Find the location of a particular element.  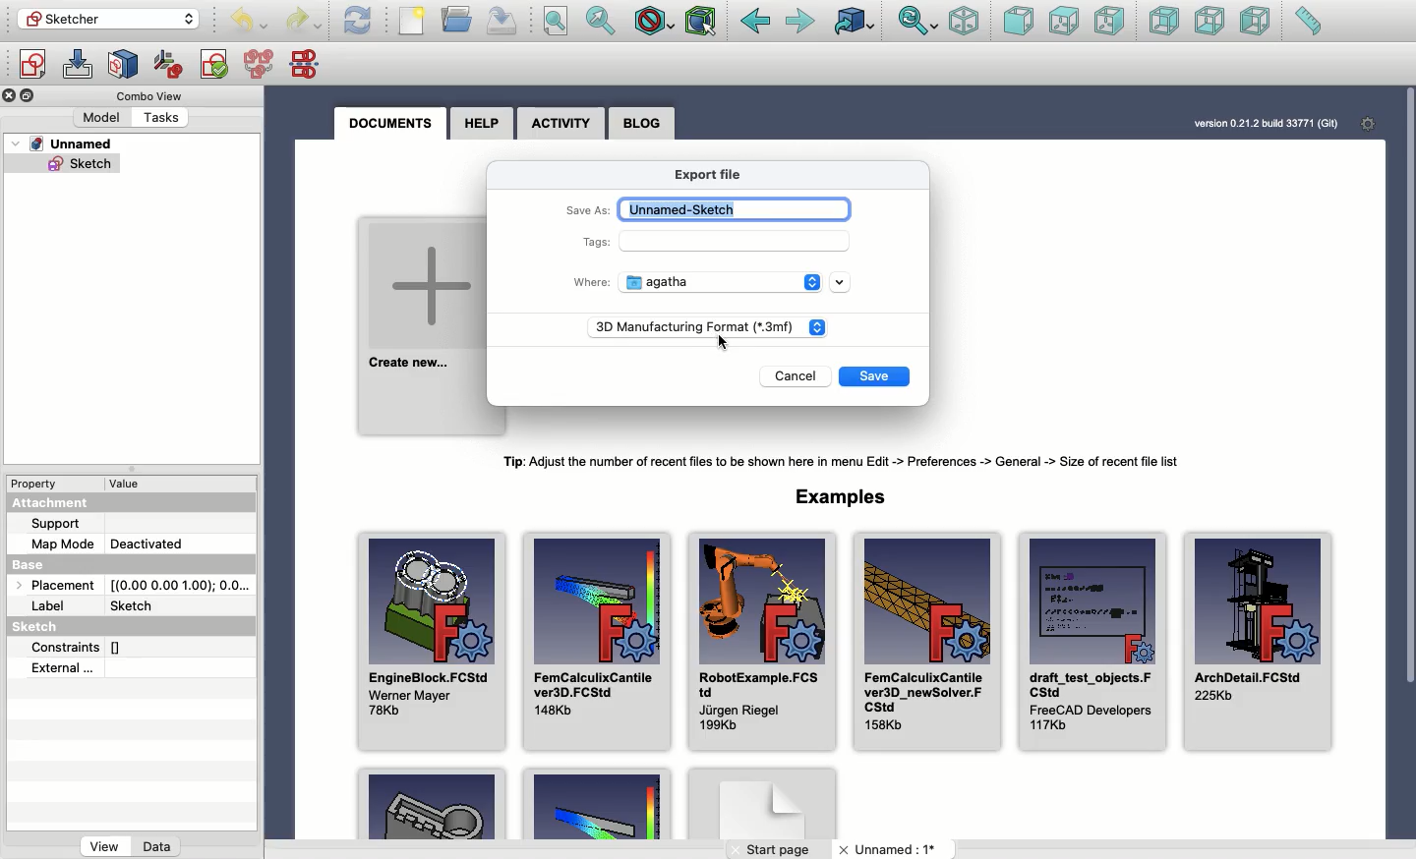

Tip: Adjust the number of recent files to be shown here in menu Edit -> Preferences -> General -> Size of recent fle list is located at coordinates (852, 462).